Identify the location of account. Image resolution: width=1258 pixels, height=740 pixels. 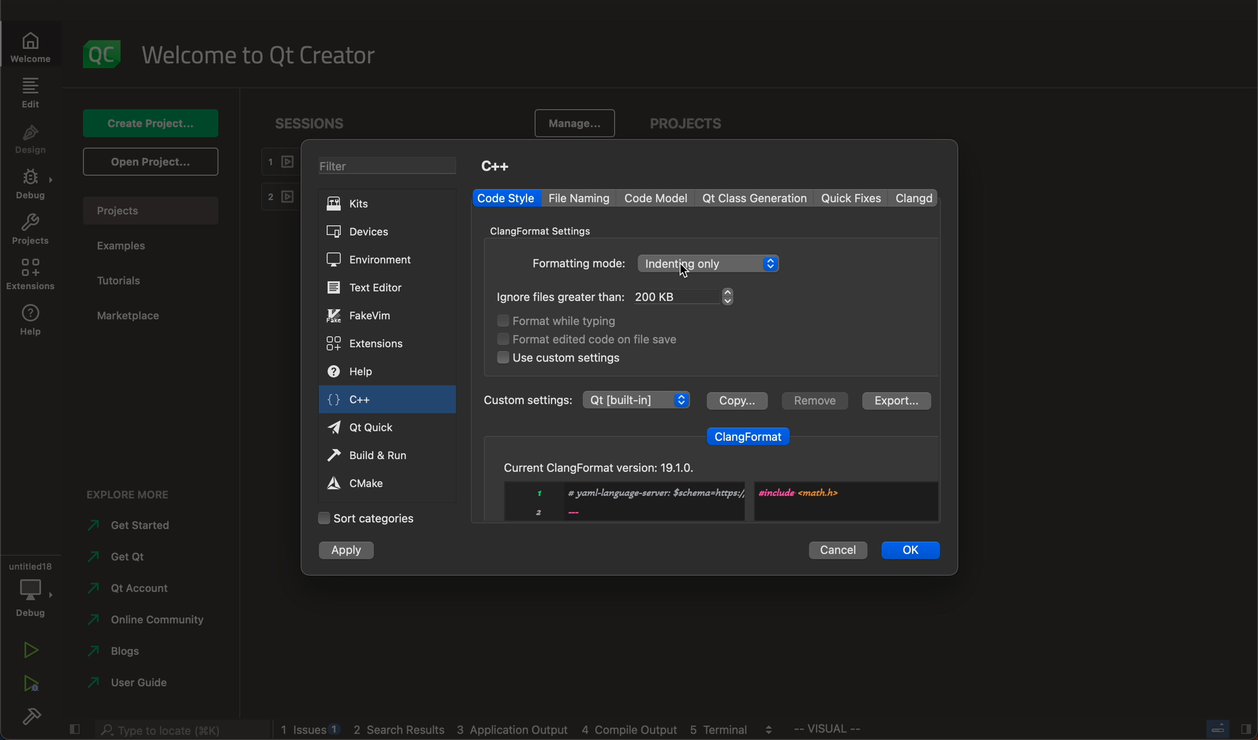
(130, 588).